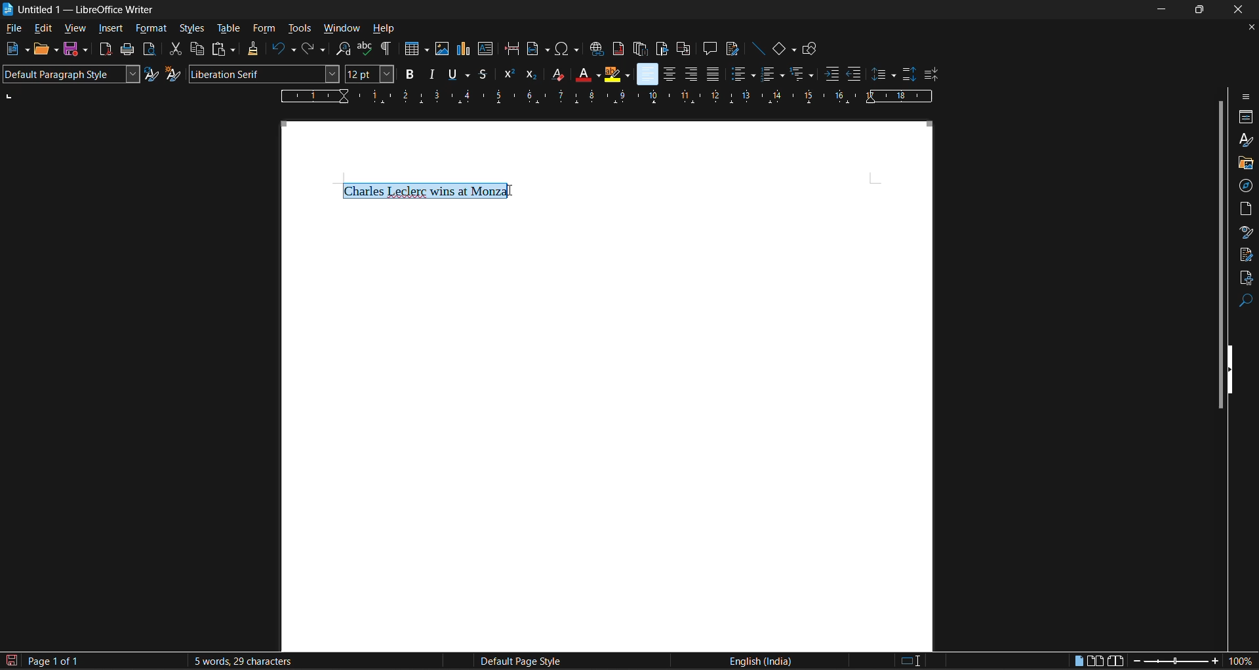  I want to click on save, so click(75, 50).